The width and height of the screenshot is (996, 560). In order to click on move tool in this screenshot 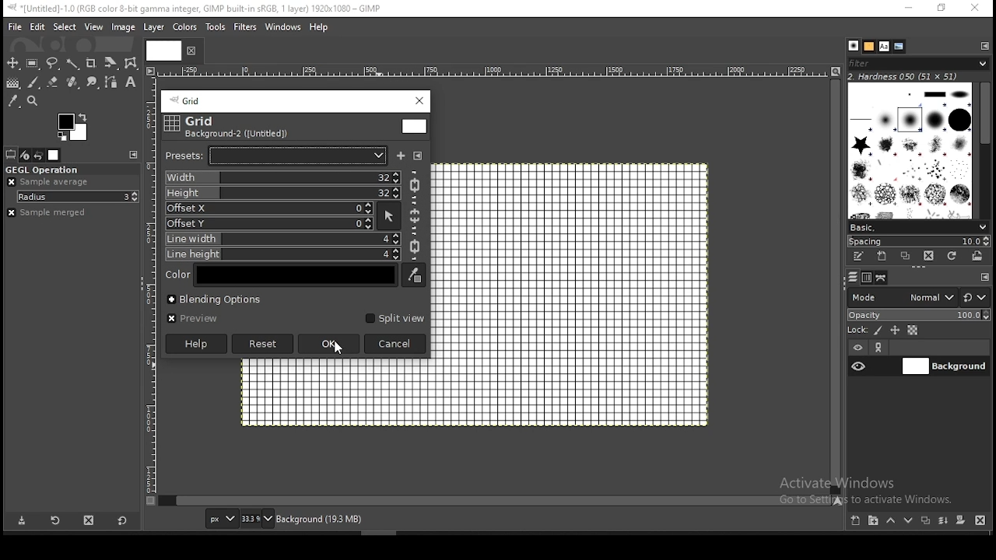, I will do `click(12, 62)`.